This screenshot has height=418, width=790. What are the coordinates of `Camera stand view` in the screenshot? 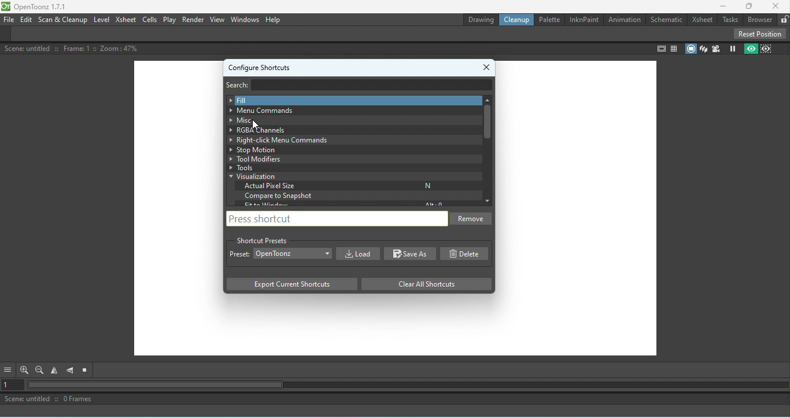 It's located at (690, 47).